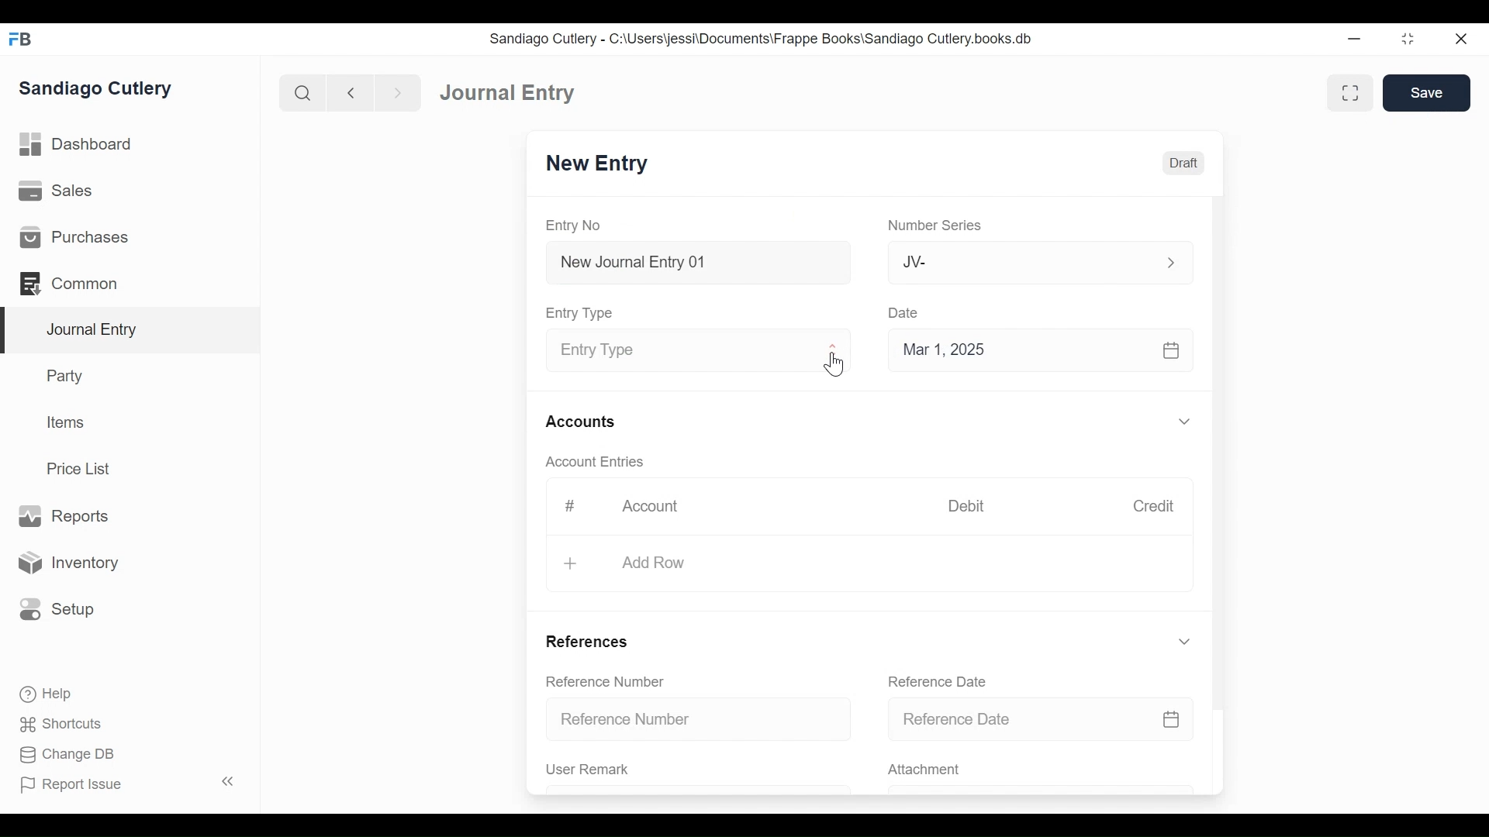 This screenshot has height=837, width=1489. I want to click on Change DB, so click(60, 756).